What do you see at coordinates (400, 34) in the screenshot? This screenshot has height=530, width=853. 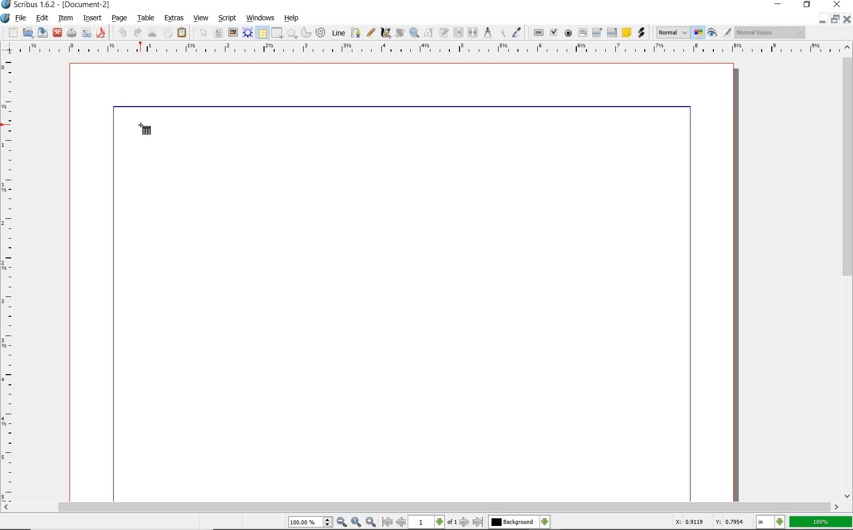 I see `rotate item` at bounding box center [400, 34].